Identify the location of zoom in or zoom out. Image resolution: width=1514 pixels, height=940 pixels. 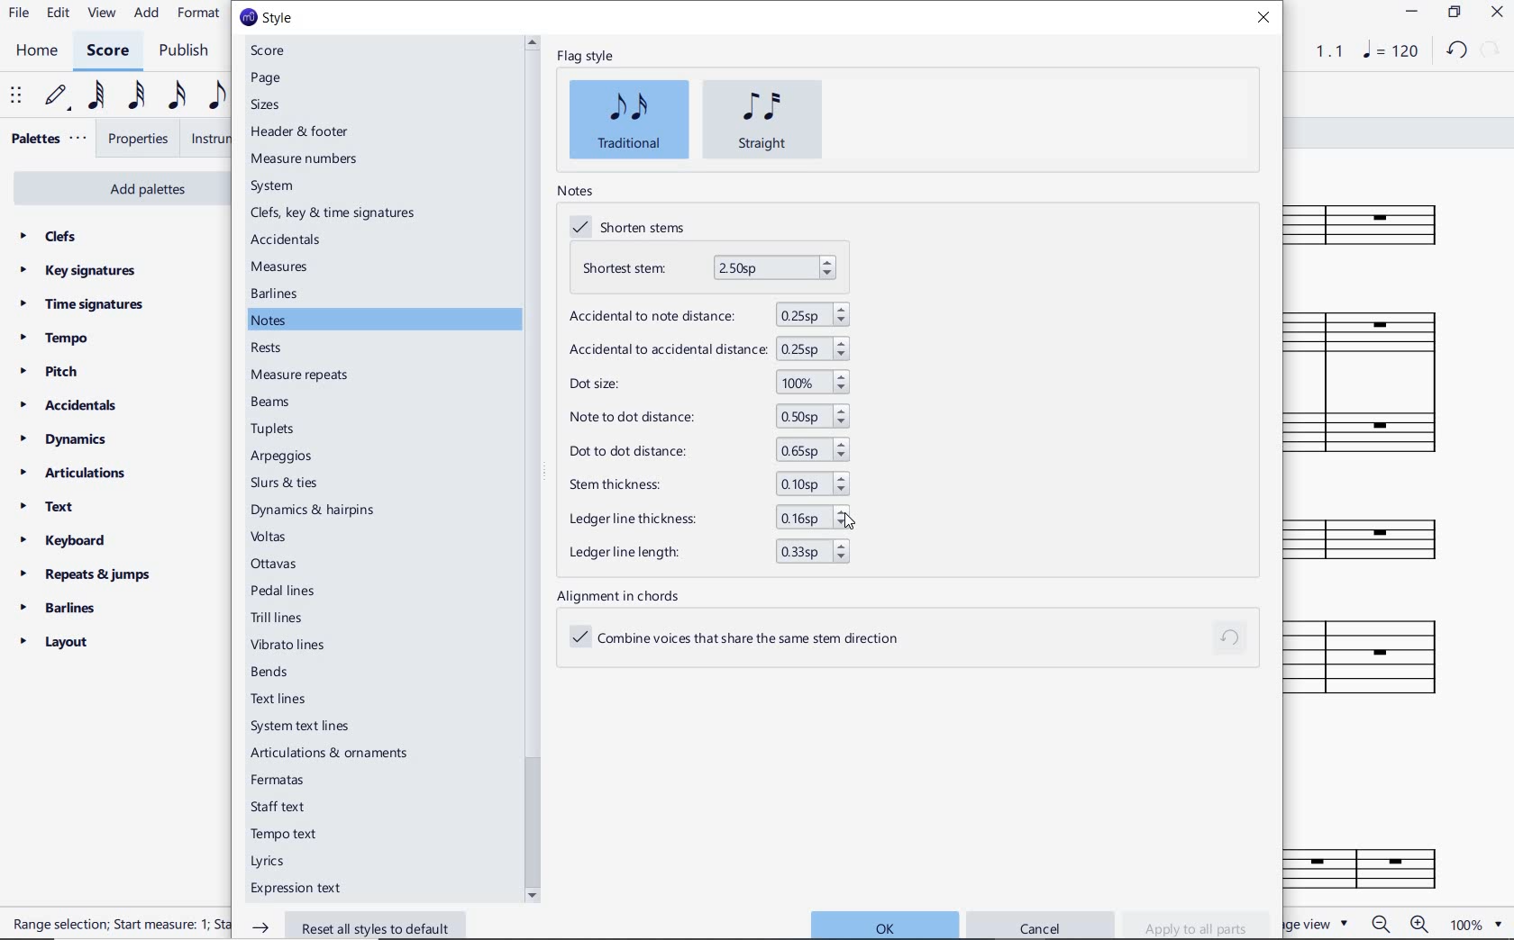
(1404, 924).